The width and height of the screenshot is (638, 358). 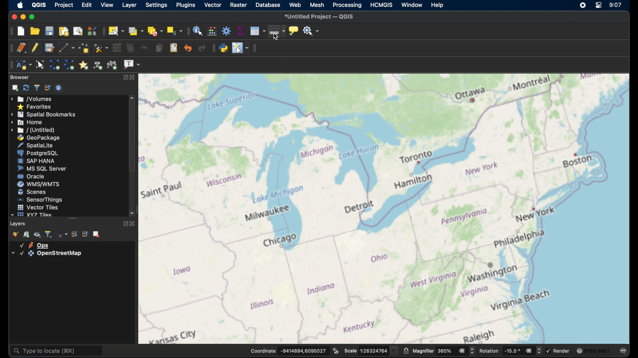 I want to click on open street map, so click(x=580, y=185).